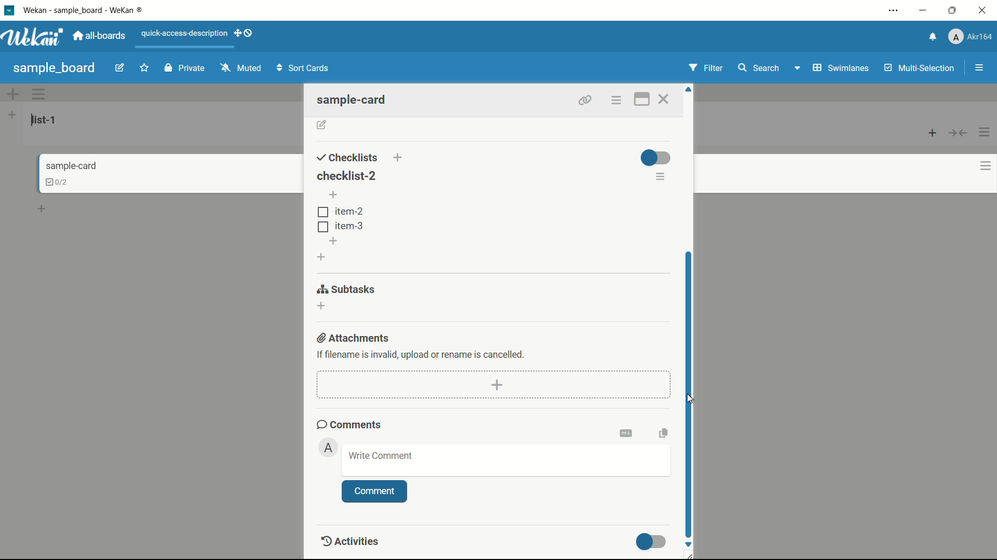 Image resolution: width=997 pixels, height=560 pixels. What do you see at coordinates (329, 448) in the screenshot?
I see `admin` at bounding box center [329, 448].